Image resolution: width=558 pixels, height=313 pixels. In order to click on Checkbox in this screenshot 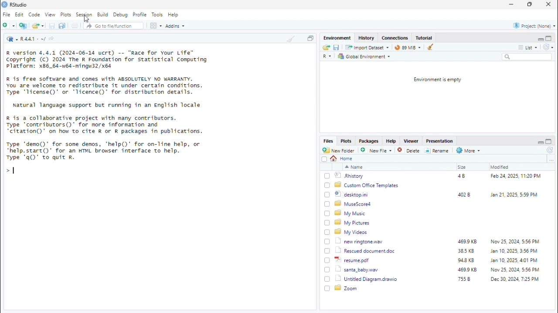, I will do `click(327, 288)`.